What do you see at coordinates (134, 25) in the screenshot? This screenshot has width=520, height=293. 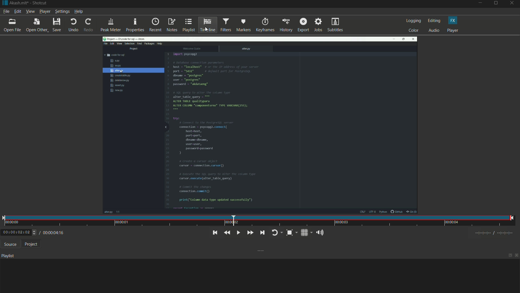 I see `properties` at bounding box center [134, 25].